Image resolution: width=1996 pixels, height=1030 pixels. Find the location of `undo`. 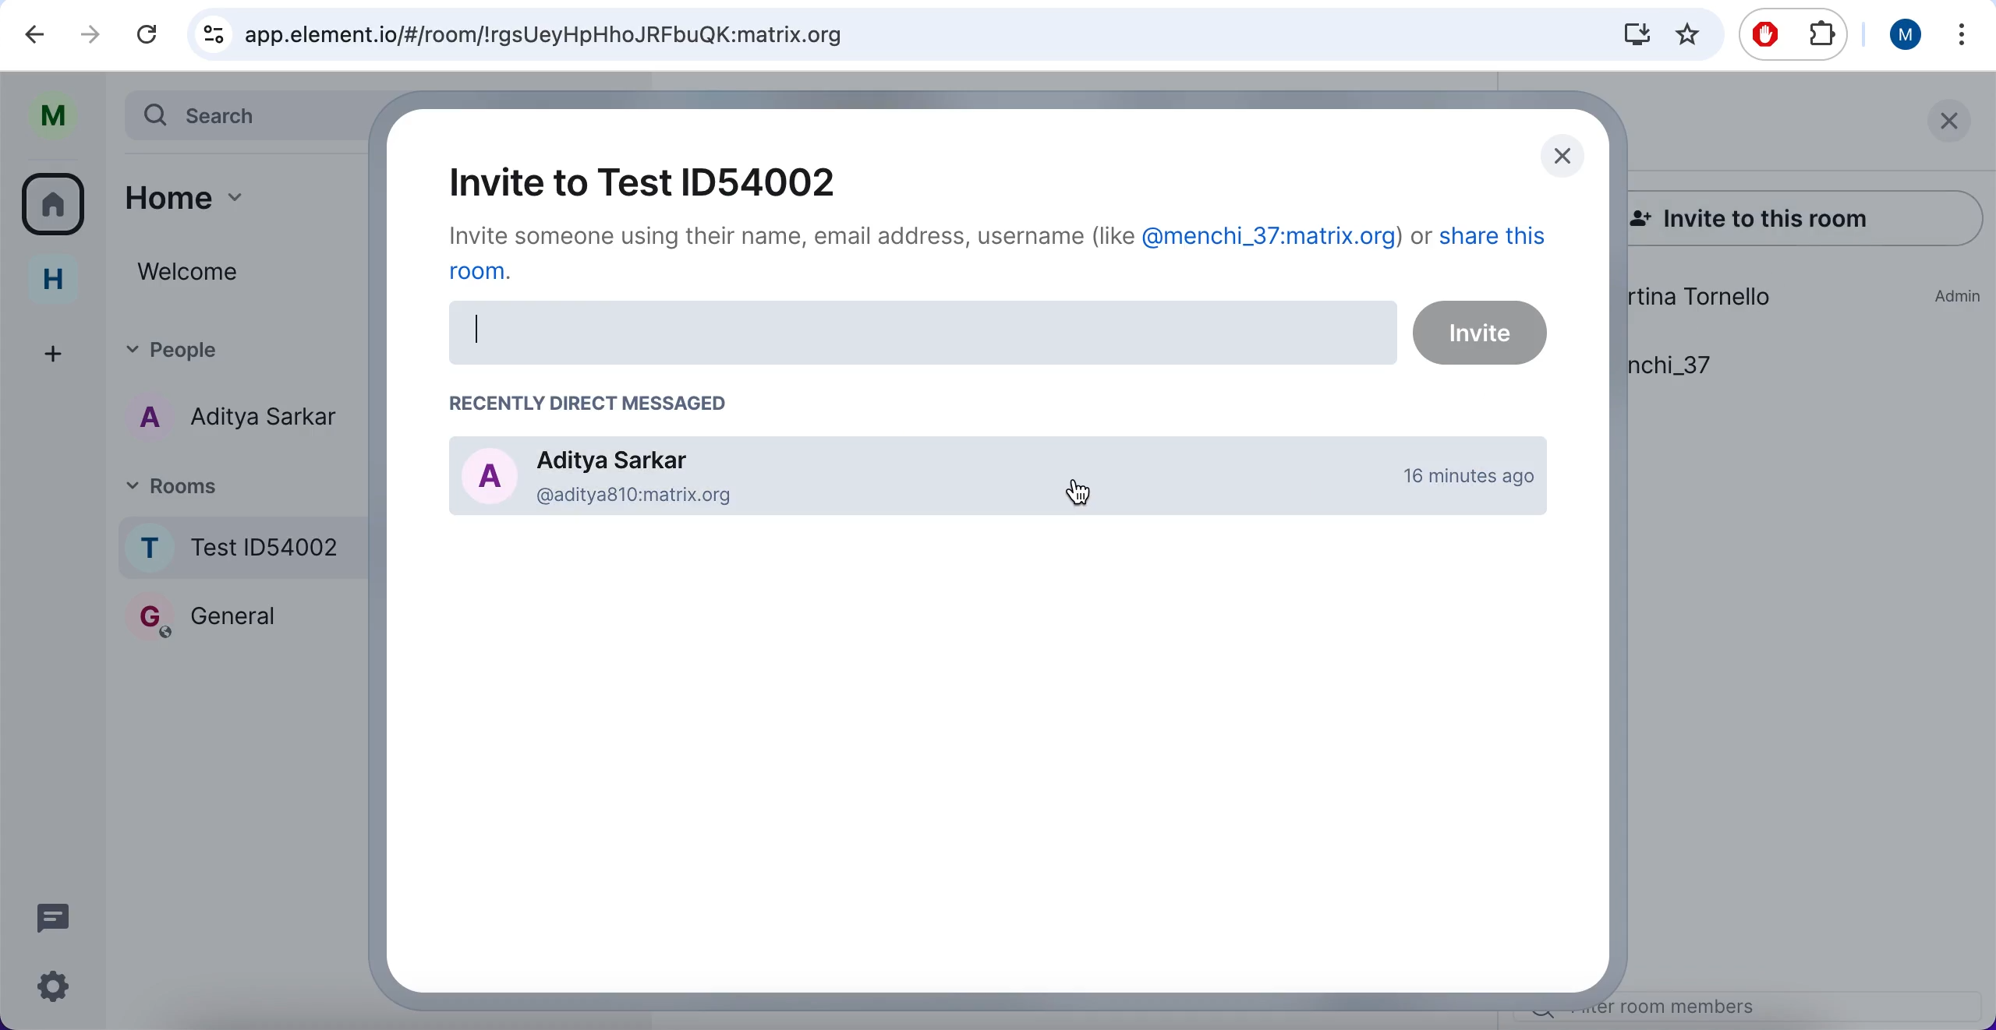

undo is located at coordinates (41, 37).